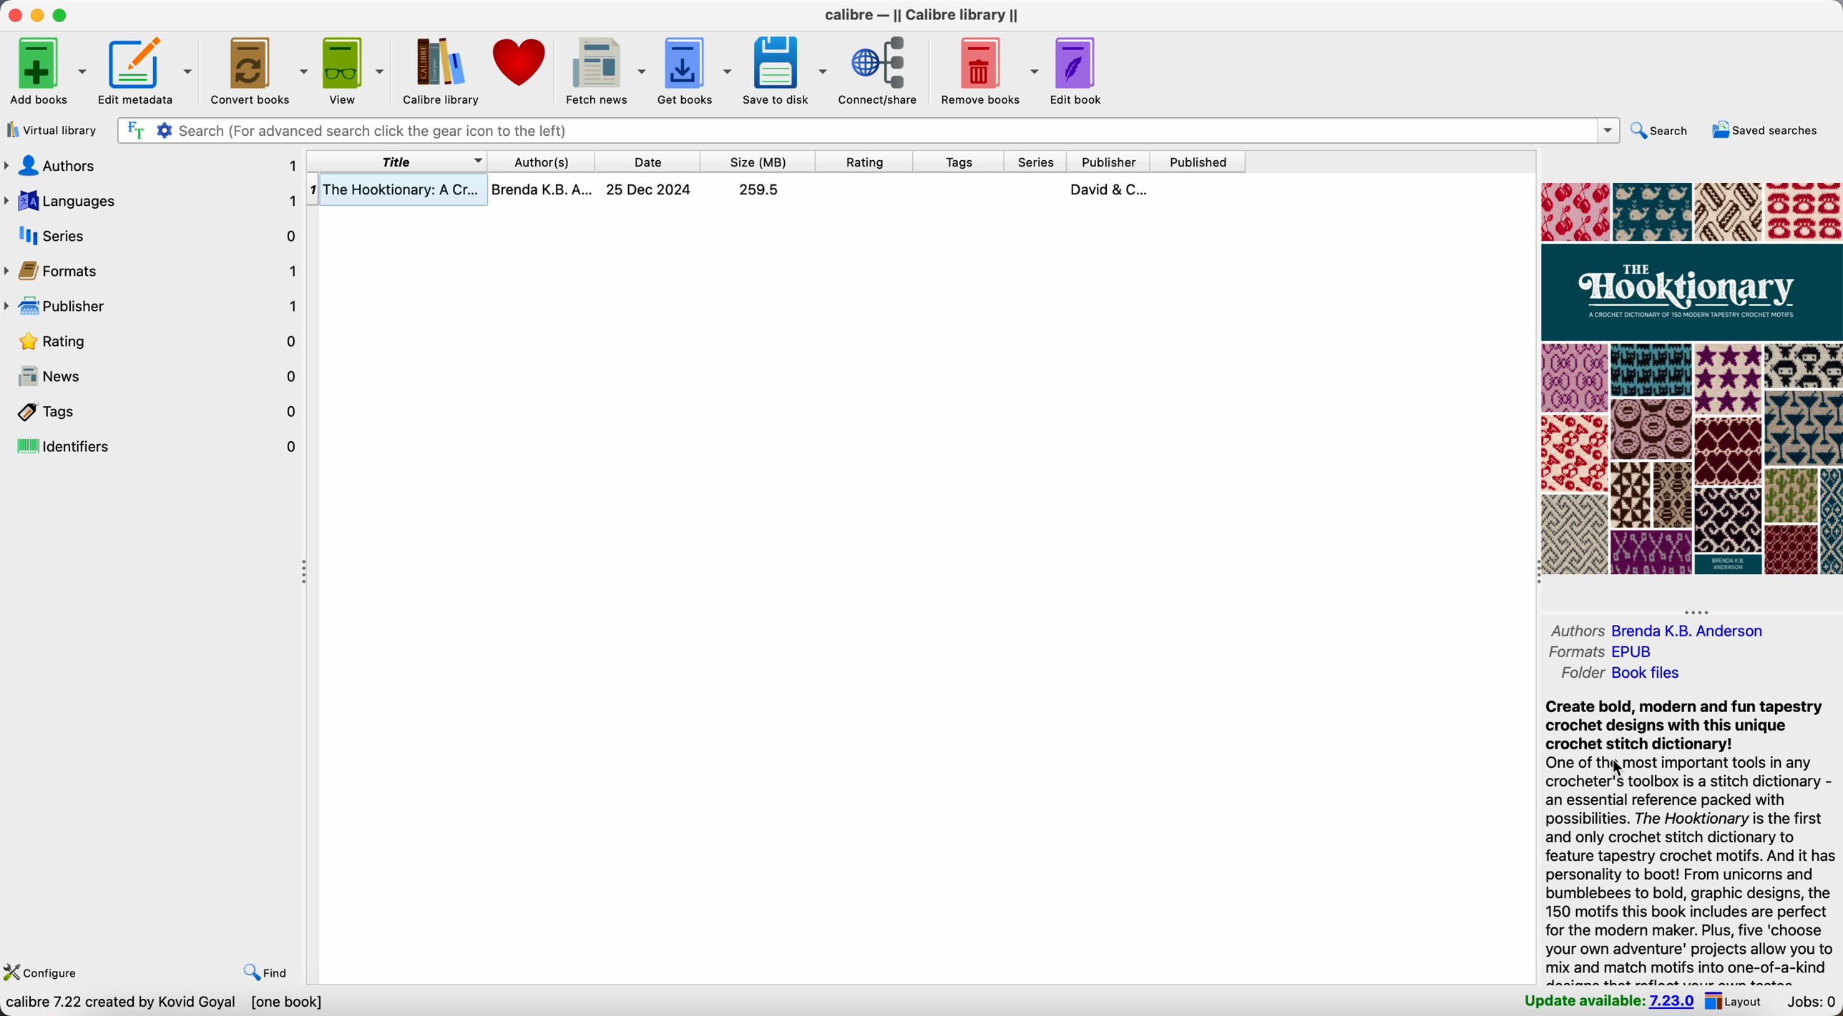  I want to click on search, so click(1658, 131).